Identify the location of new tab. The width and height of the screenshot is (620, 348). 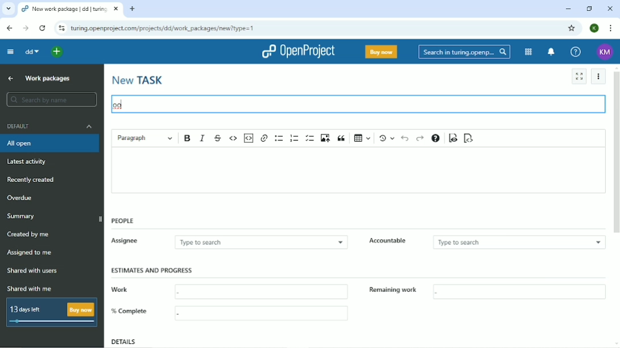
(135, 10).